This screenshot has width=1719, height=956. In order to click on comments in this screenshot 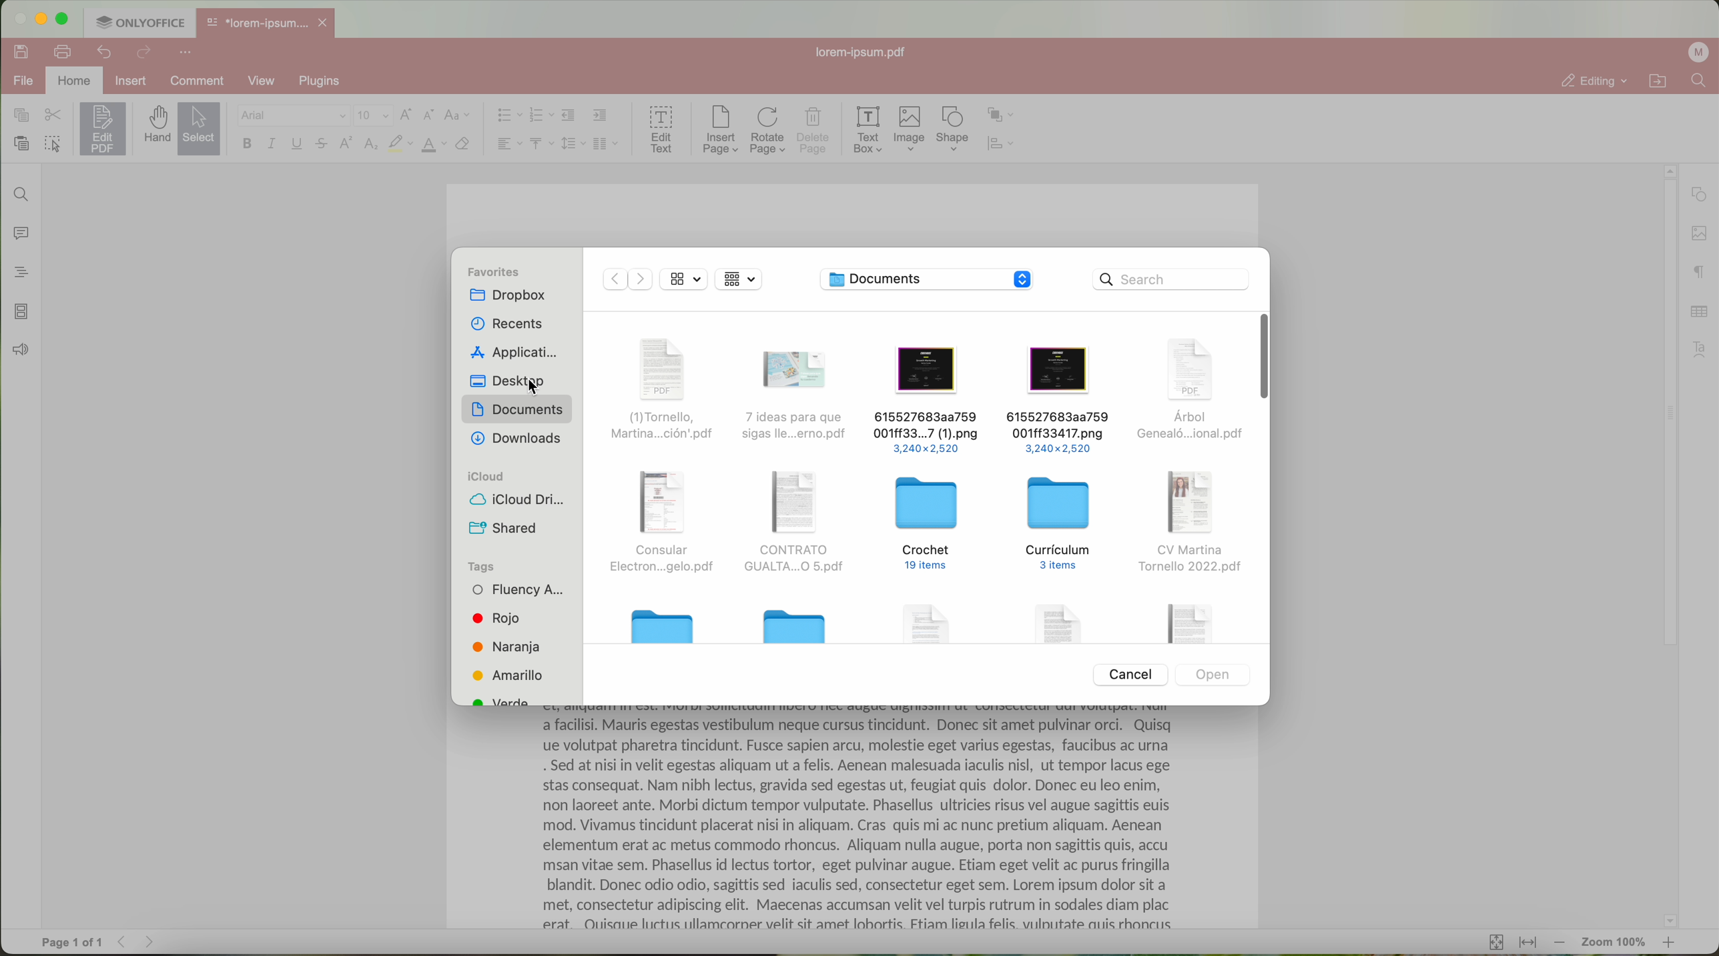, I will do `click(18, 231)`.